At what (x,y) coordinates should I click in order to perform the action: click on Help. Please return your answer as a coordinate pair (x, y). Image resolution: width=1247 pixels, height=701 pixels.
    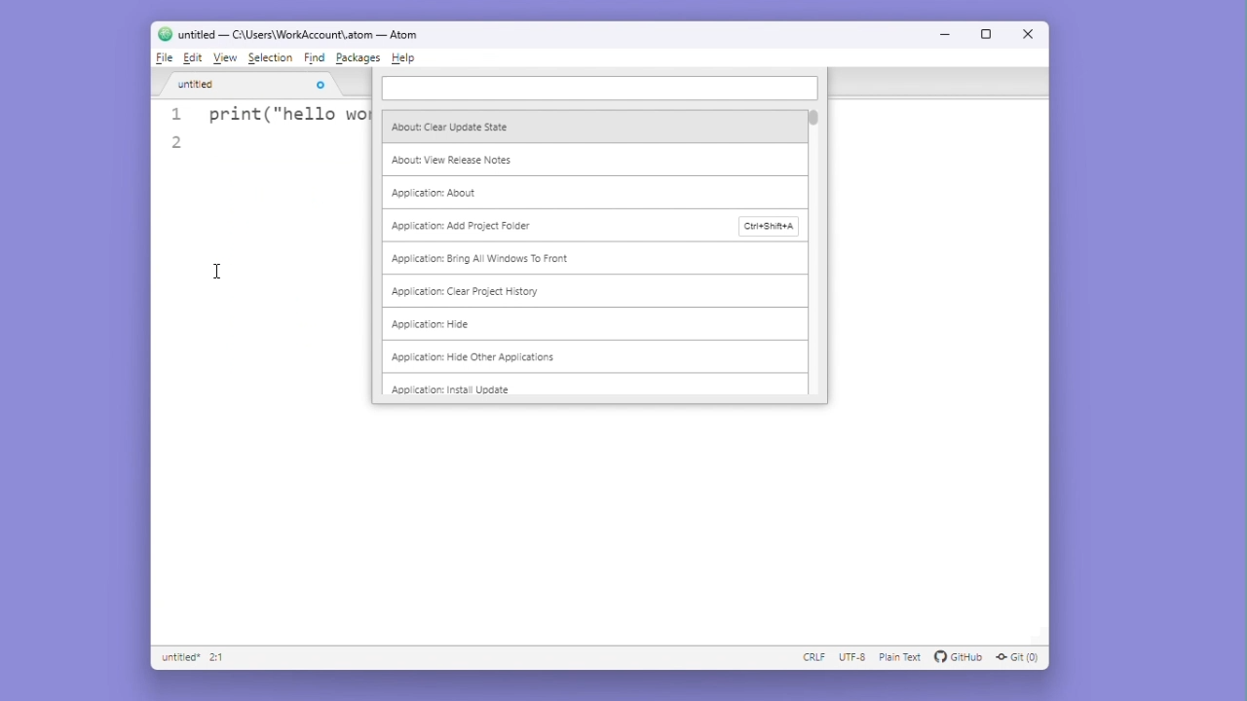
    Looking at the image, I should click on (403, 57).